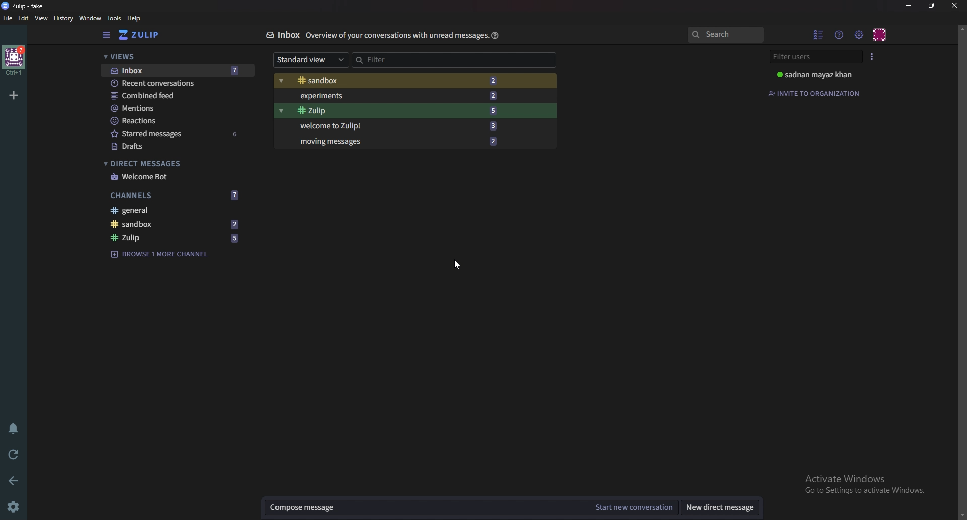  I want to click on main menu, so click(860, 34).